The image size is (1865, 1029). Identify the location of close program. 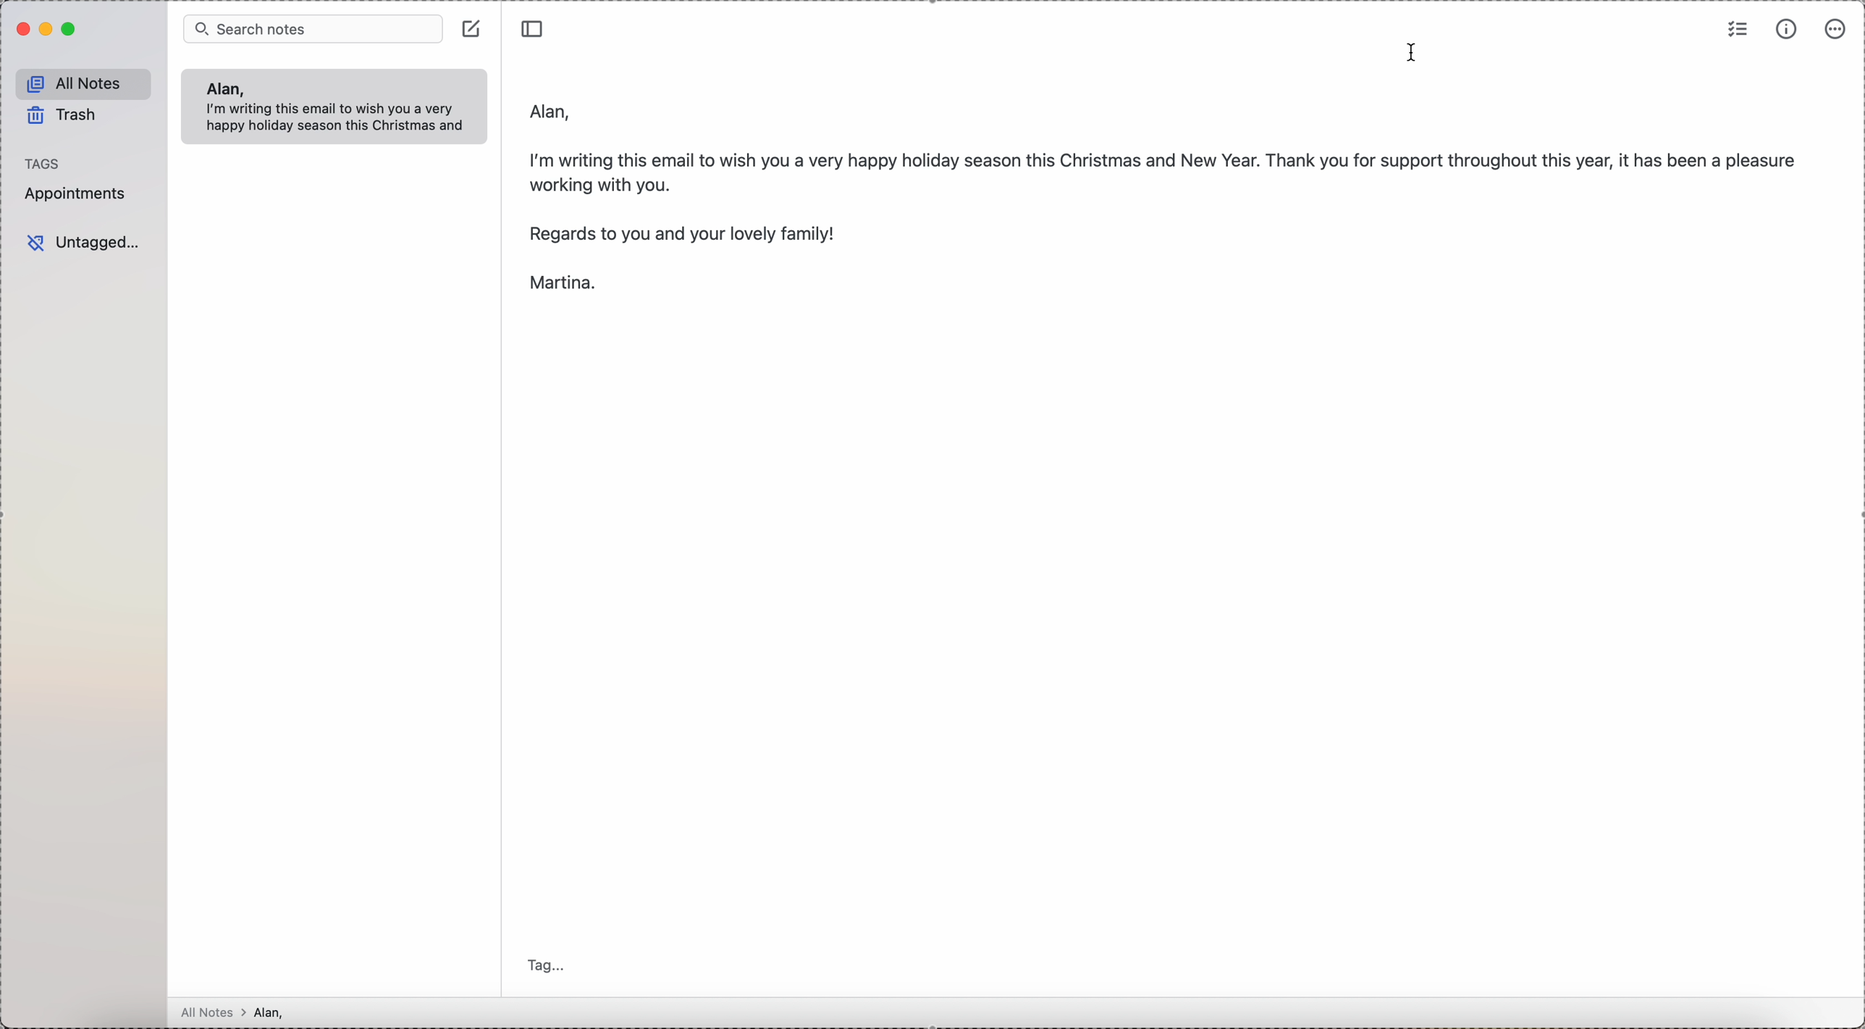
(21, 30).